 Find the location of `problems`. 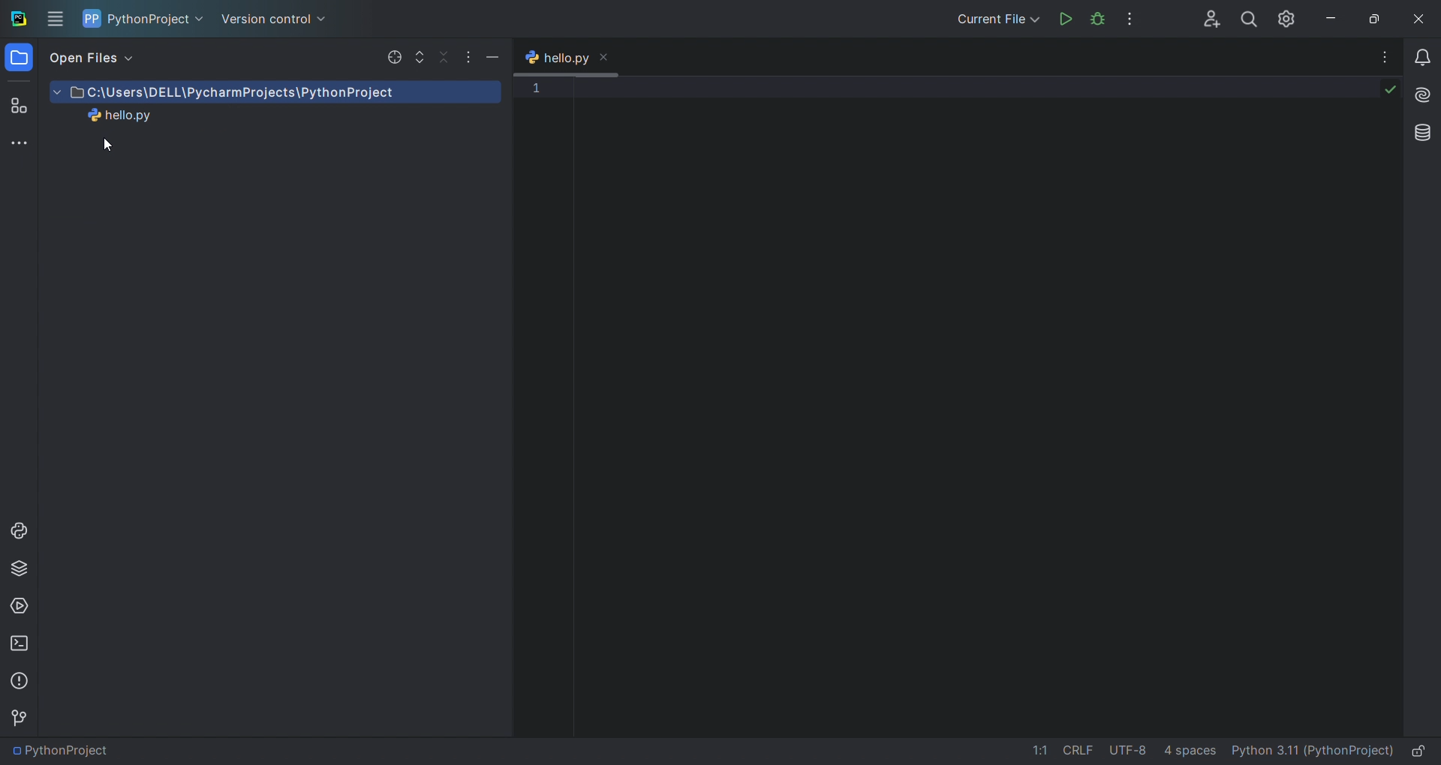

problems is located at coordinates (19, 682).